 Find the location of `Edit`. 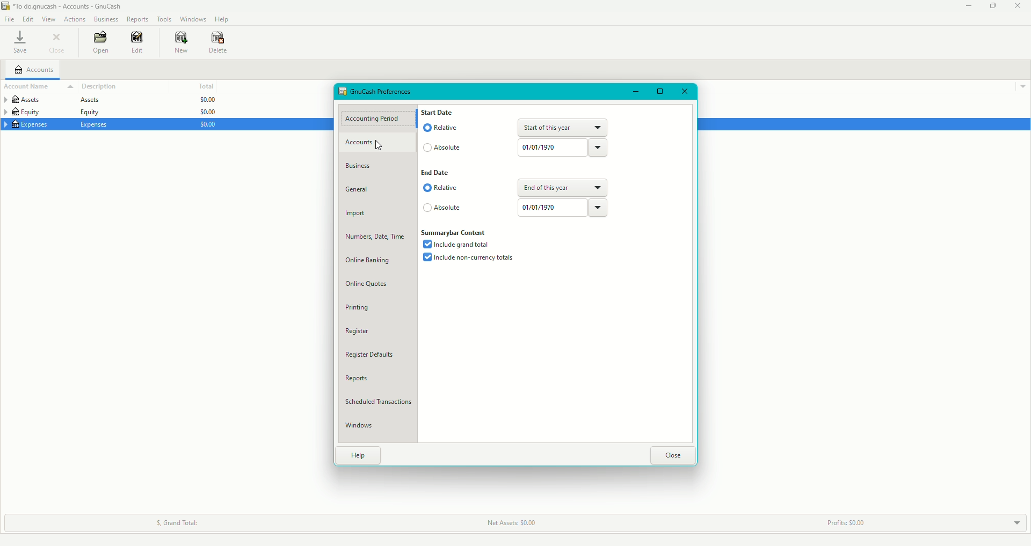

Edit is located at coordinates (27, 19).